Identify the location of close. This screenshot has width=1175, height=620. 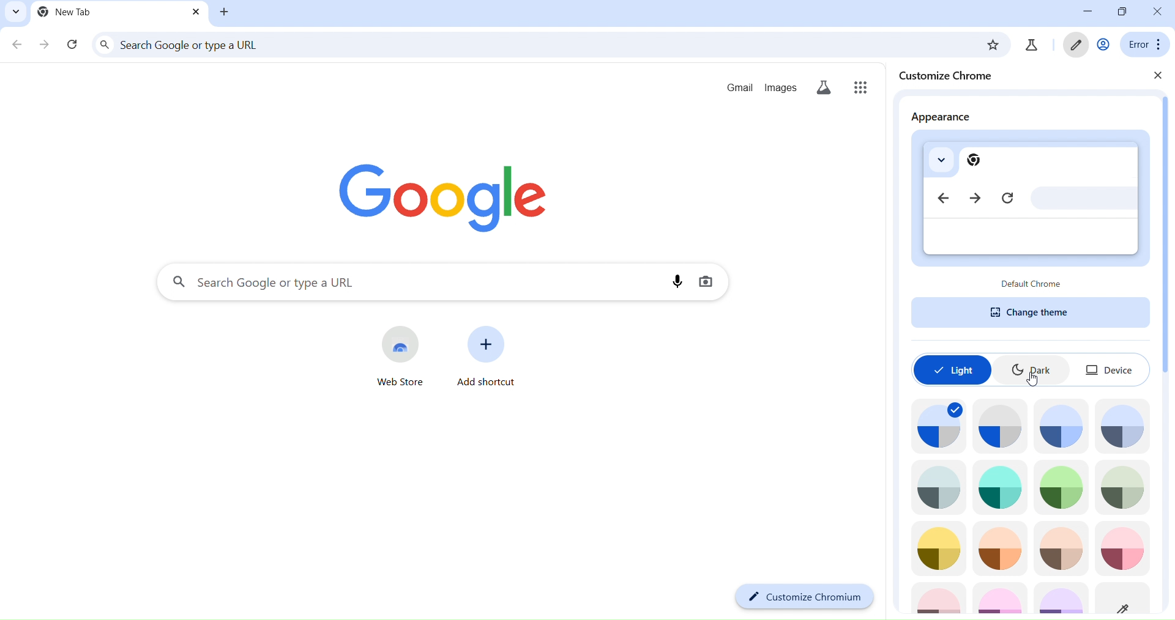
(1158, 10).